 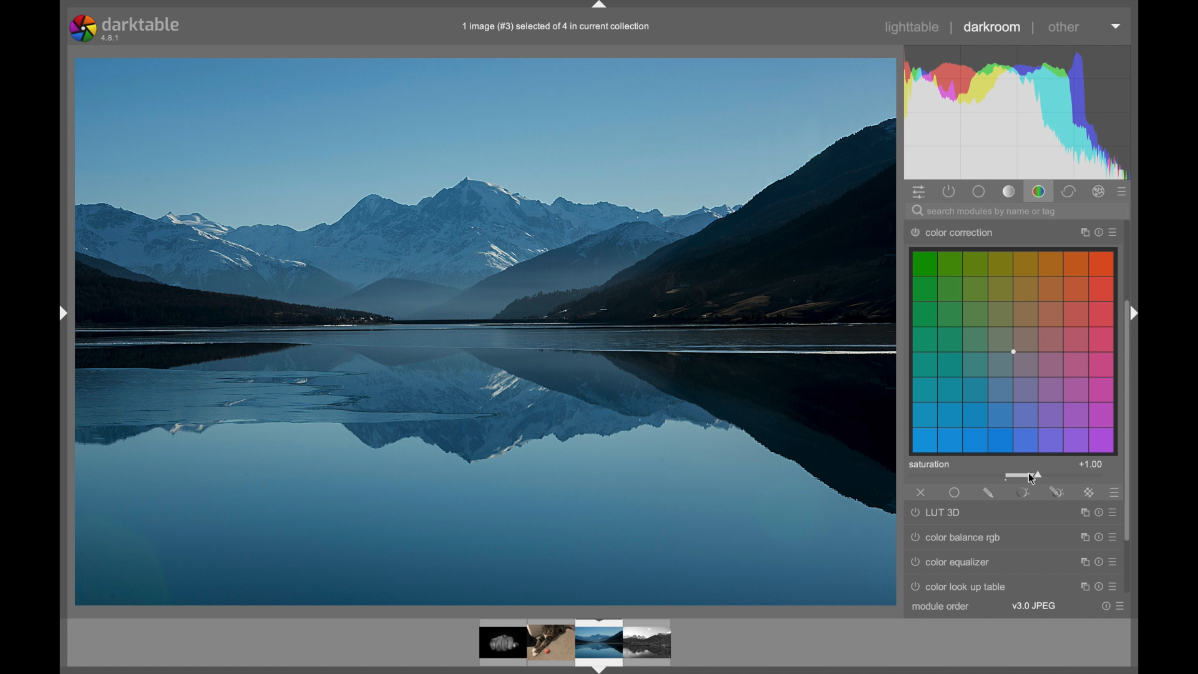 What do you see at coordinates (1031, 479) in the screenshot?
I see `cursor` at bounding box center [1031, 479].